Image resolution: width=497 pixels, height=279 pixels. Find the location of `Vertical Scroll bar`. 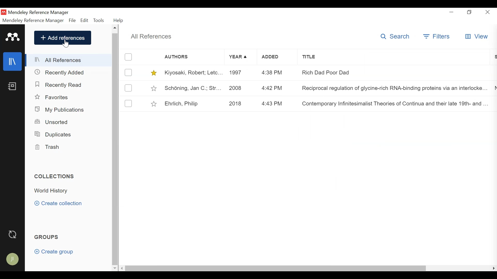

Vertical Scroll bar is located at coordinates (115, 149).